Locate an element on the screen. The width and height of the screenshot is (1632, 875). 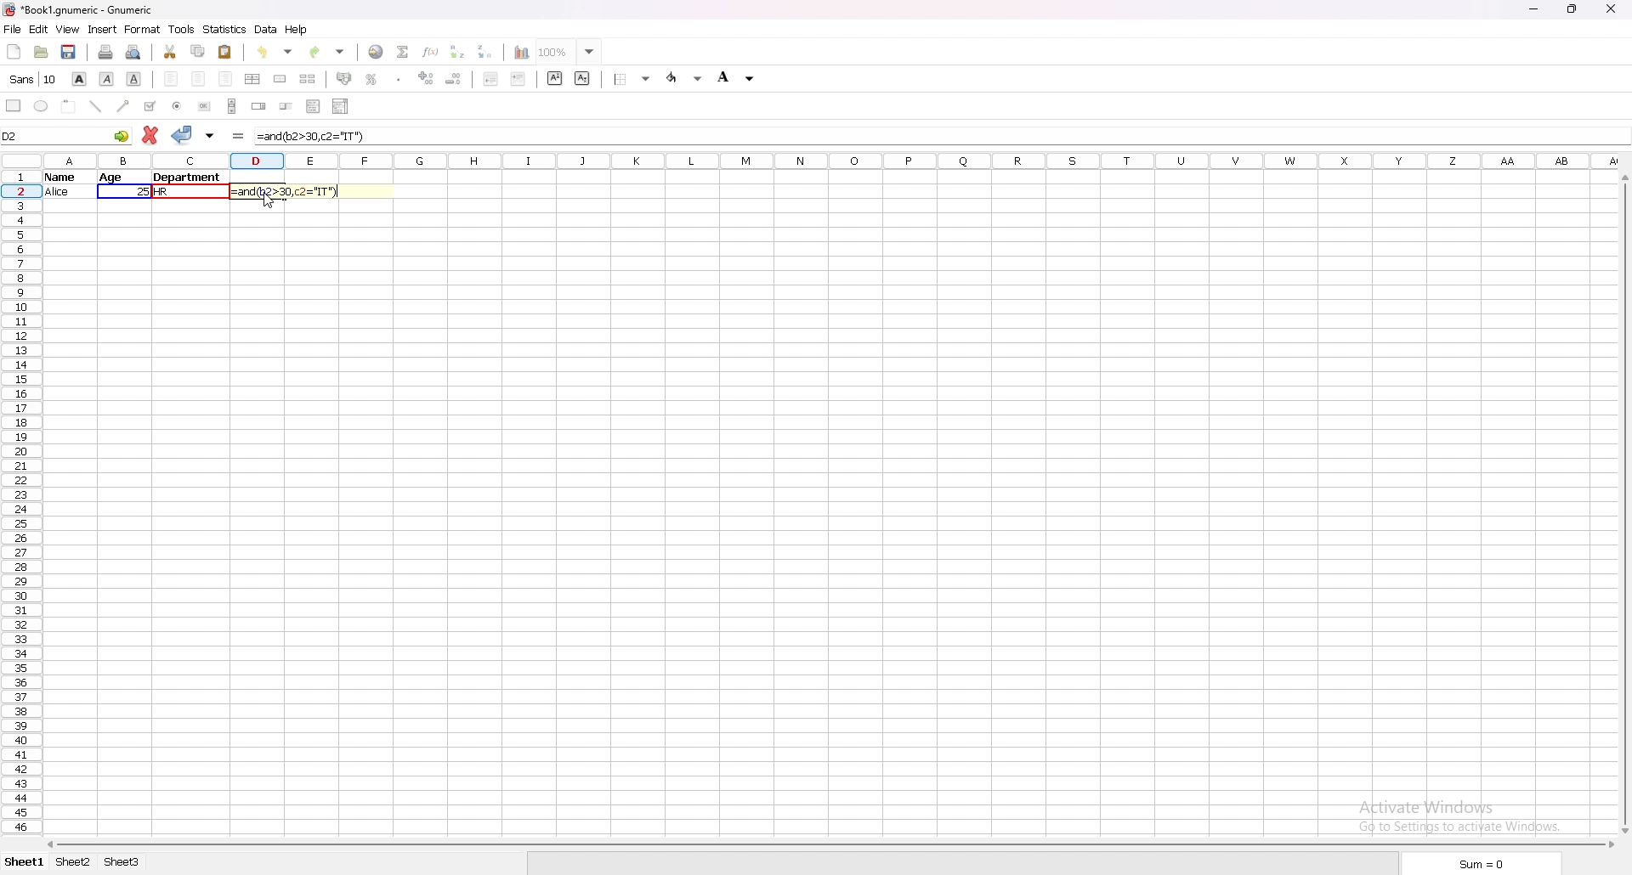
radio button is located at coordinates (177, 105).